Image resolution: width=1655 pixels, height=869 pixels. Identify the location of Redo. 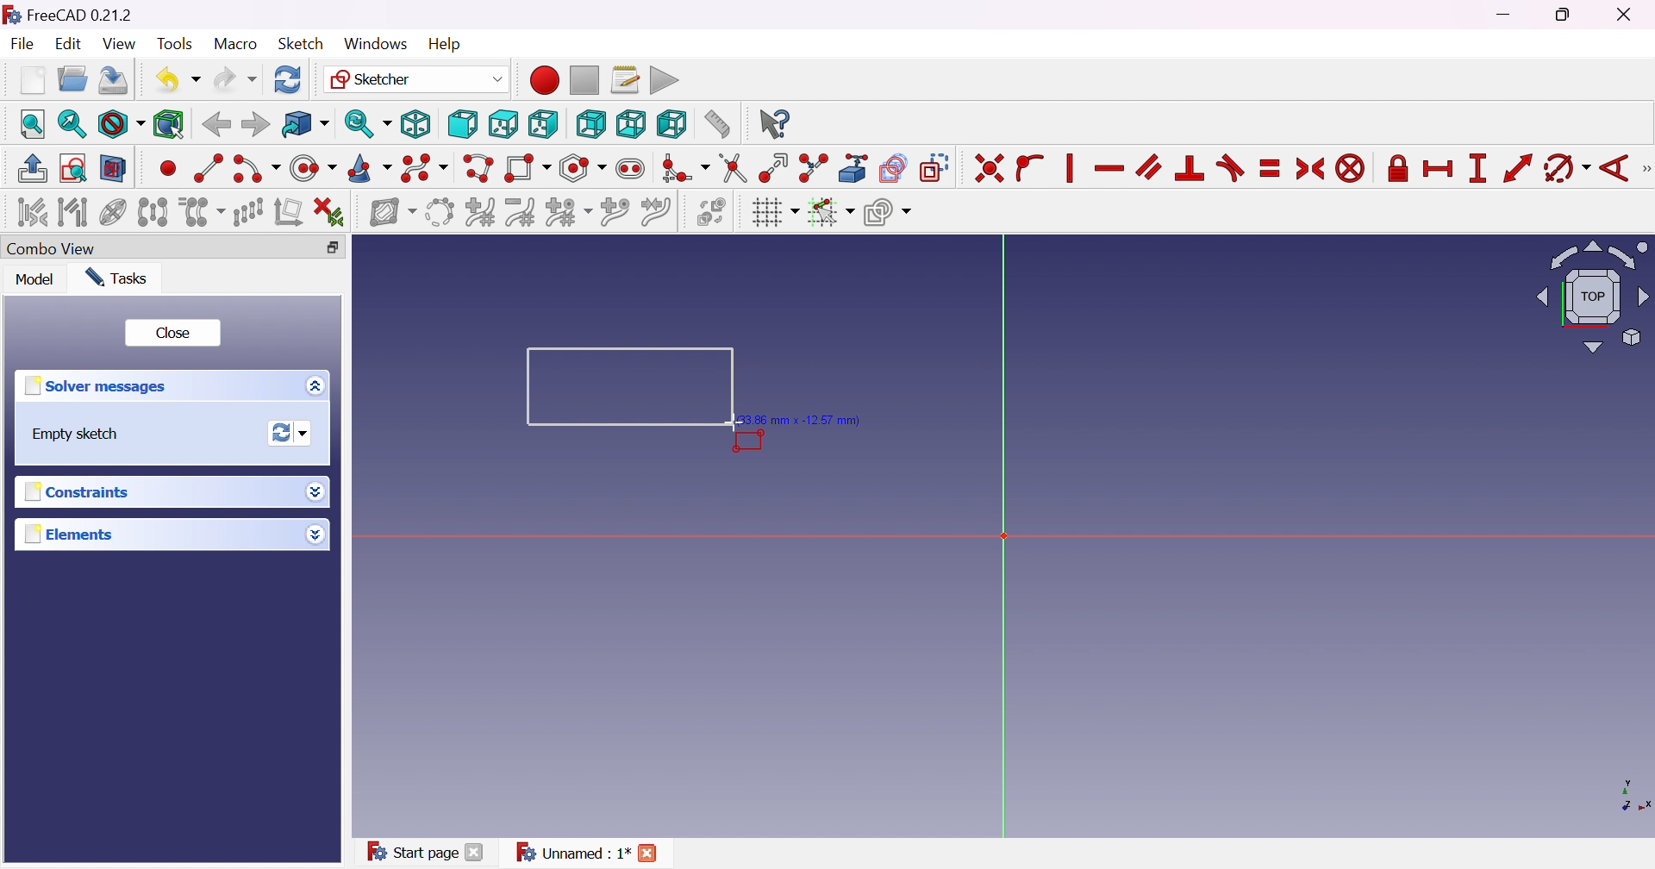
(236, 78).